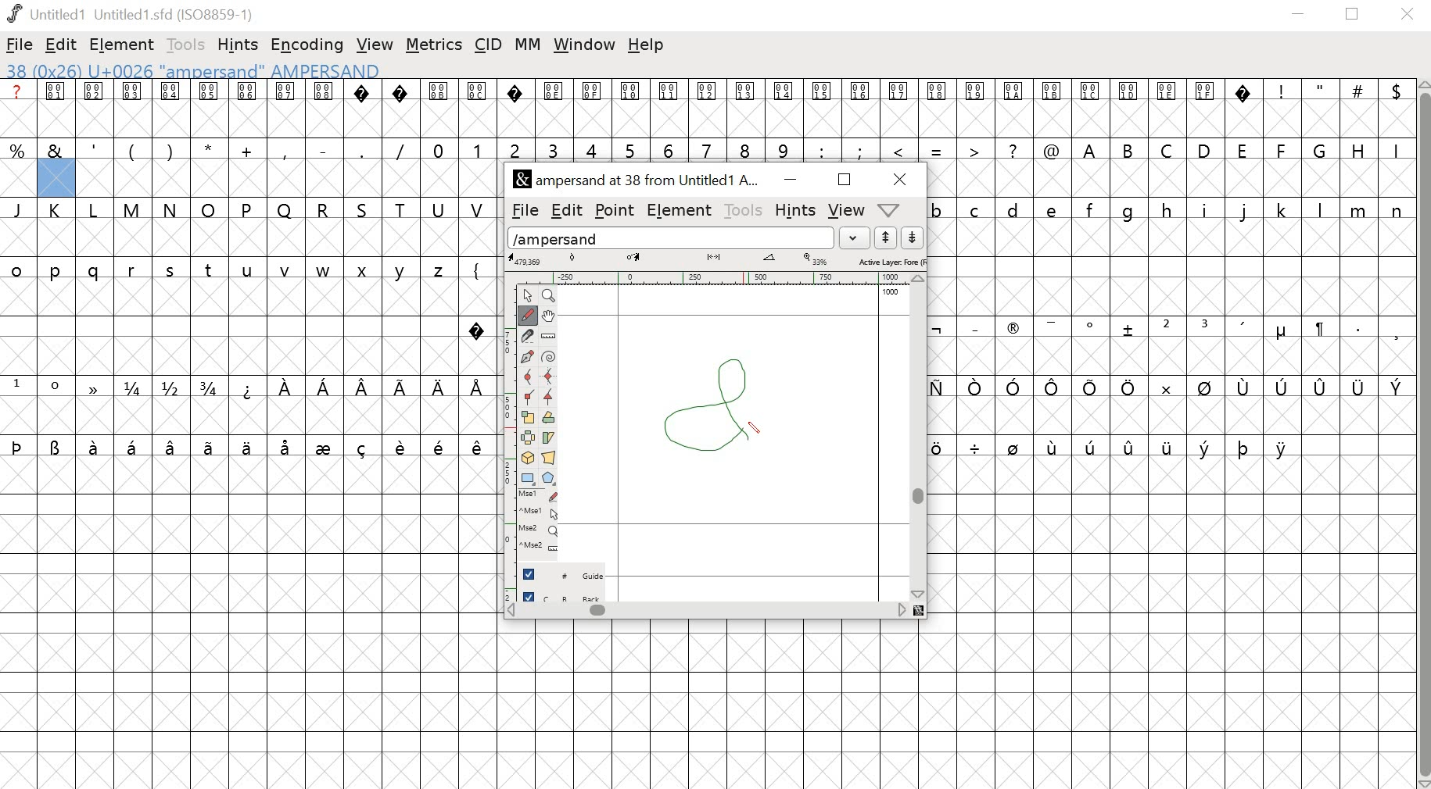  What do you see at coordinates (1243, 148) in the screenshot?
I see `E` at bounding box center [1243, 148].